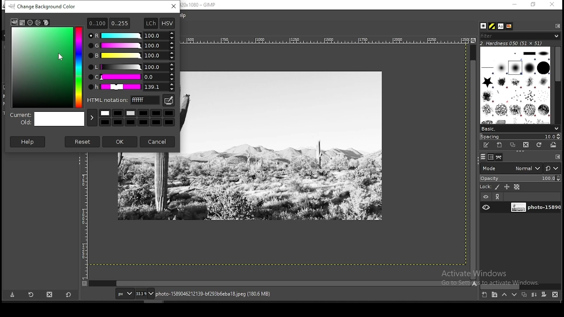 Image resolution: width=564 pixels, height=317 pixels. I want to click on channels, so click(492, 157).